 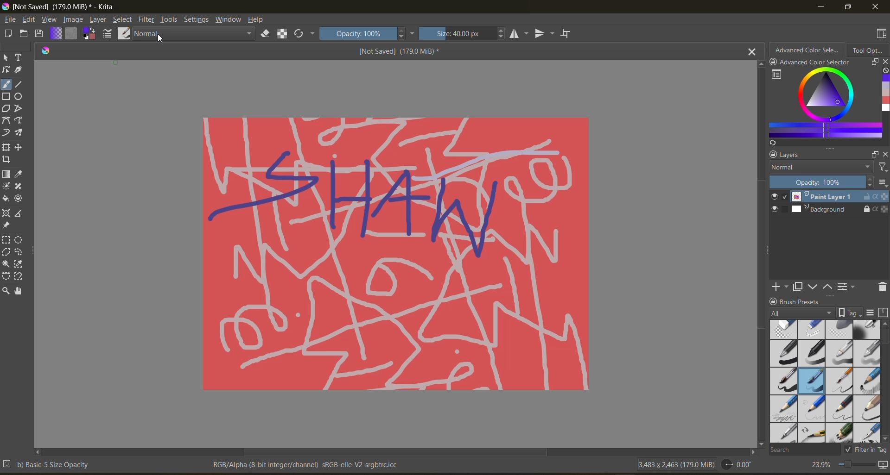 I want to click on Elliptical selection tool, so click(x=20, y=240).